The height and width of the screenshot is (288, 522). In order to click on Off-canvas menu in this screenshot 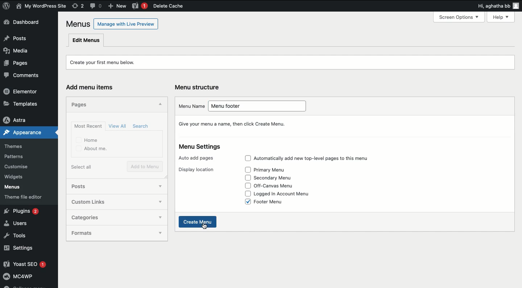, I will do `click(279, 185)`.